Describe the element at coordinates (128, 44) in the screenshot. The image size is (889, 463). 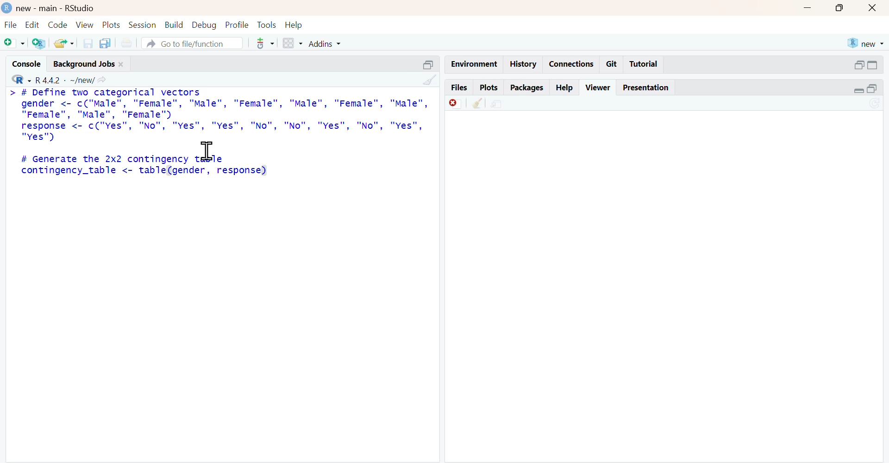
I see `print` at that location.